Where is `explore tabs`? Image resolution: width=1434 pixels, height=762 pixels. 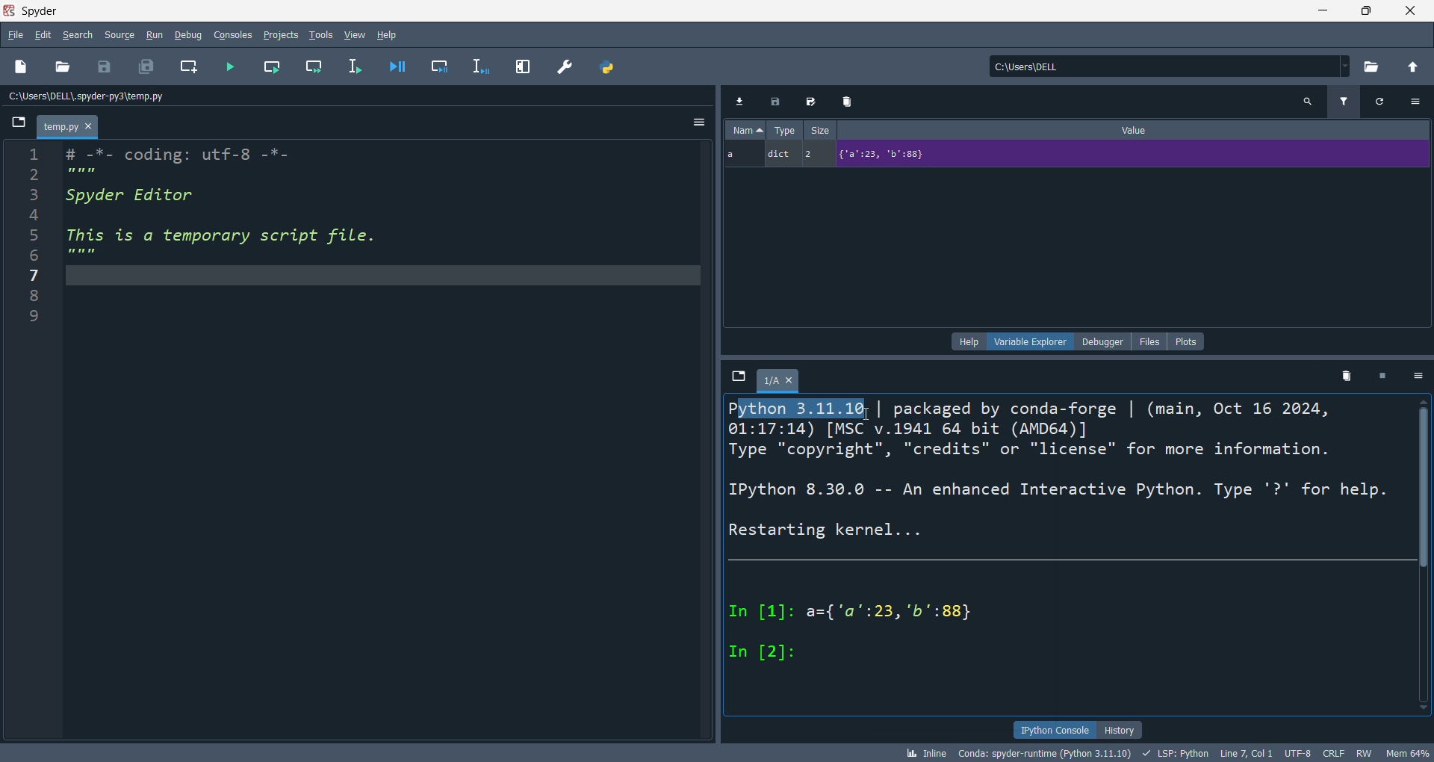 explore tabs is located at coordinates (739, 377).